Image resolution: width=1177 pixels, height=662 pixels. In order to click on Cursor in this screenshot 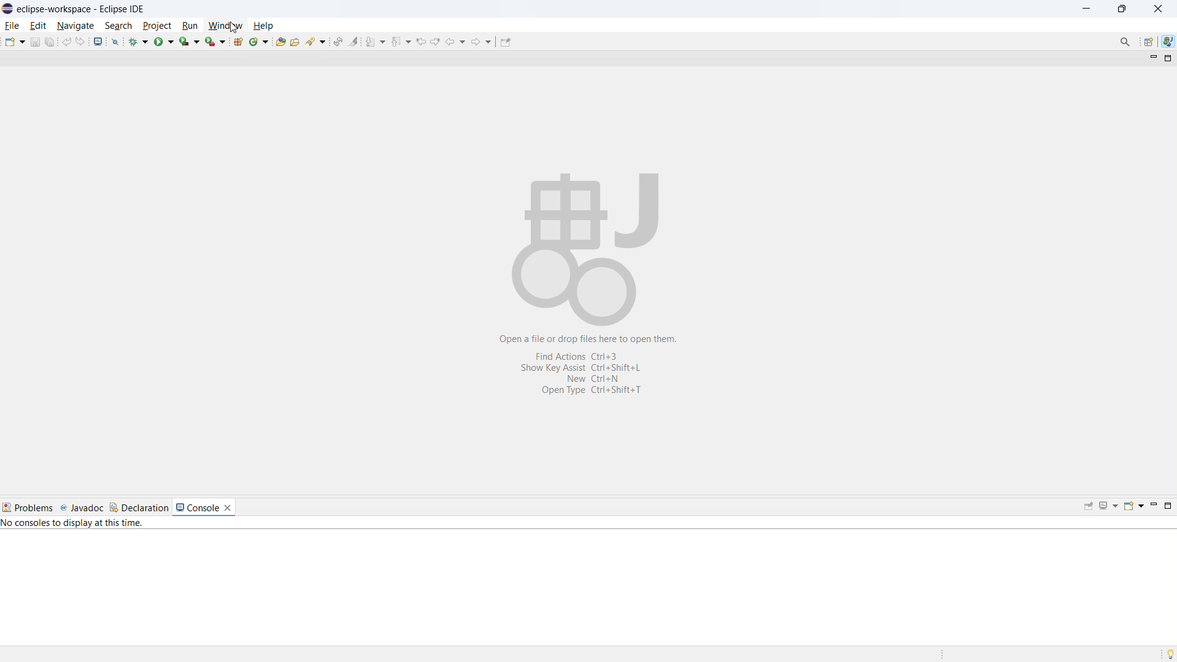, I will do `click(234, 28)`.